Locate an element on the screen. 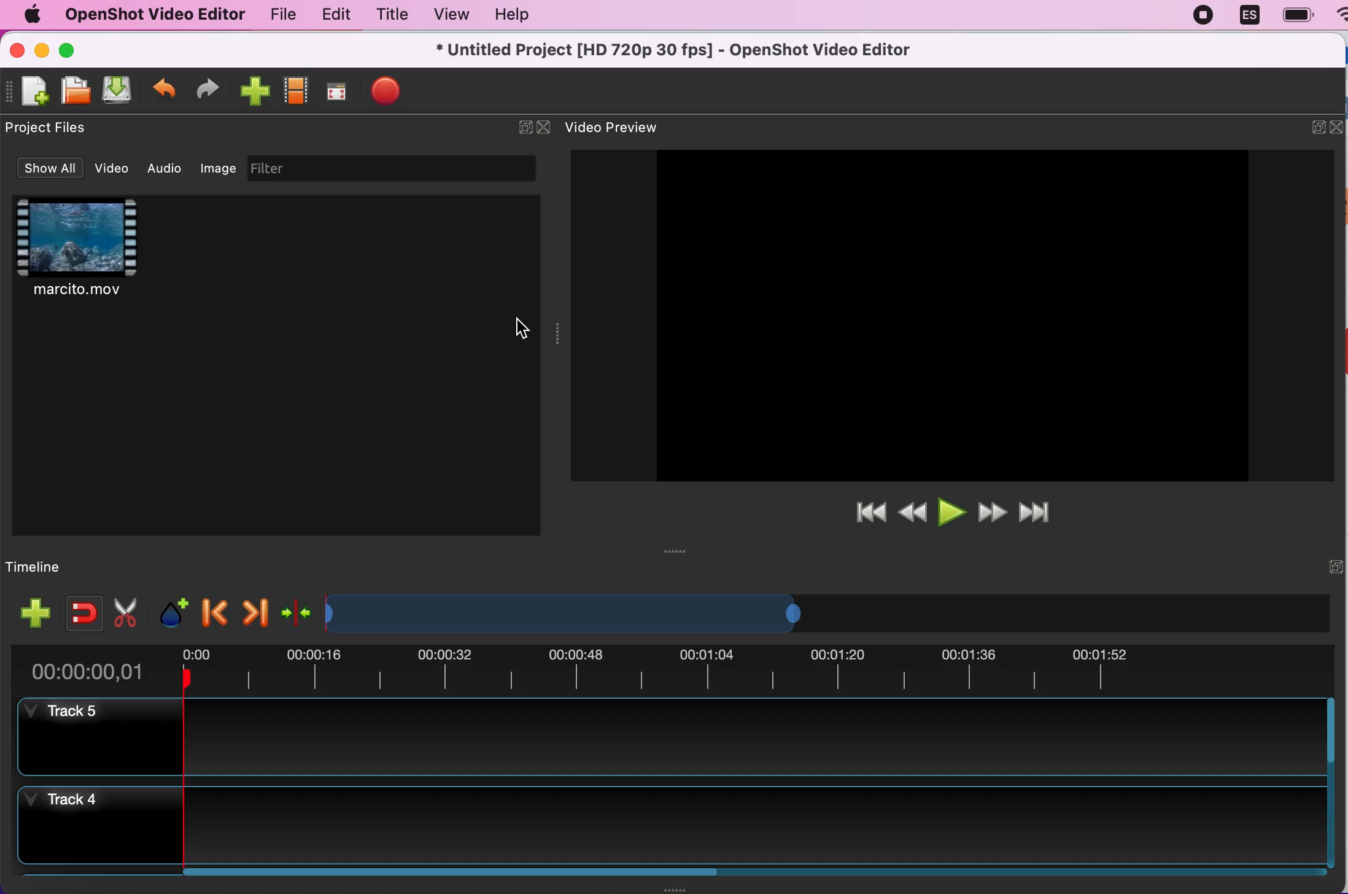  image is located at coordinates (217, 169).